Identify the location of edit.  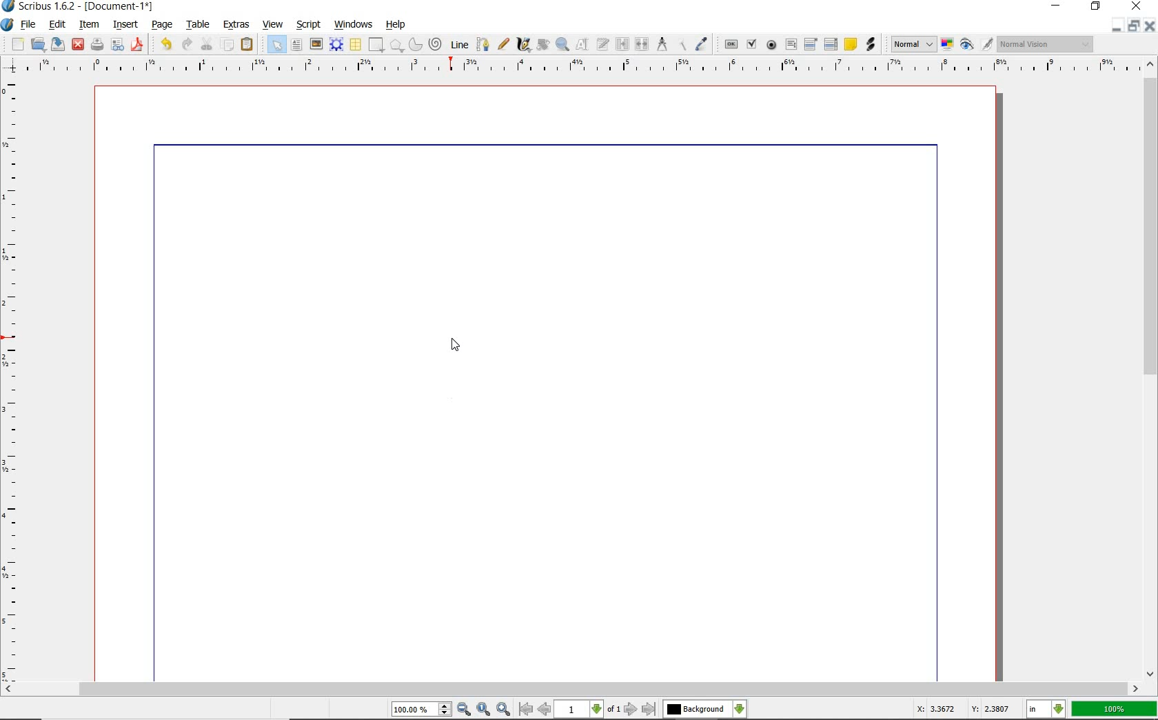
(58, 25).